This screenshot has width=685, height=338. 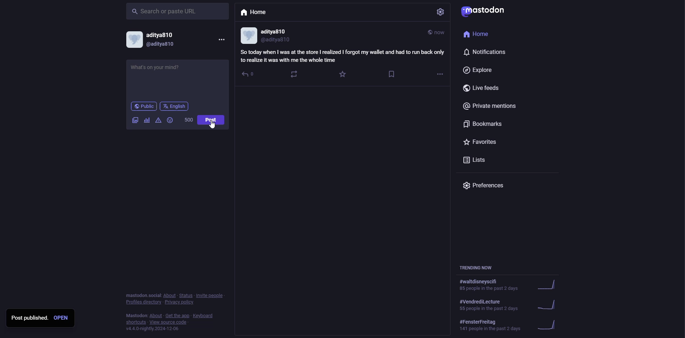 I want to click on reaction, so click(x=295, y=74).